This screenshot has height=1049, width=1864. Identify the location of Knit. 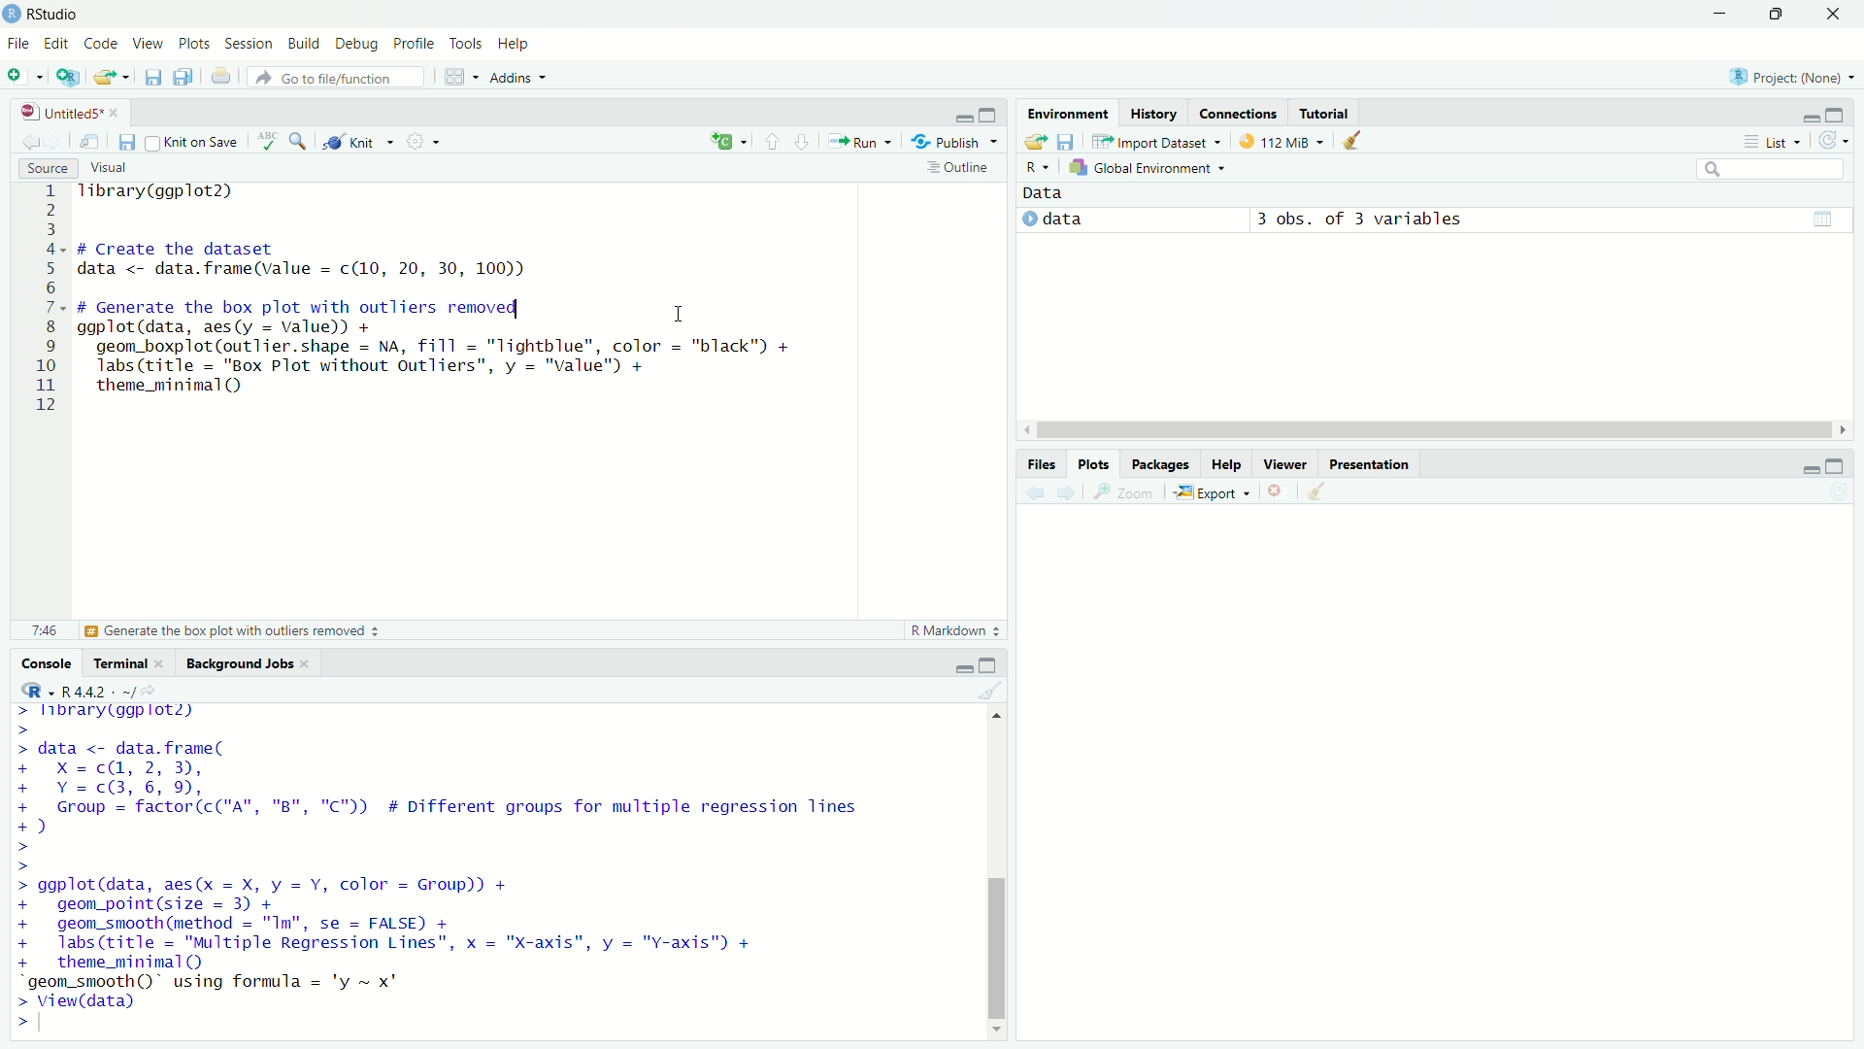
(349, 144).